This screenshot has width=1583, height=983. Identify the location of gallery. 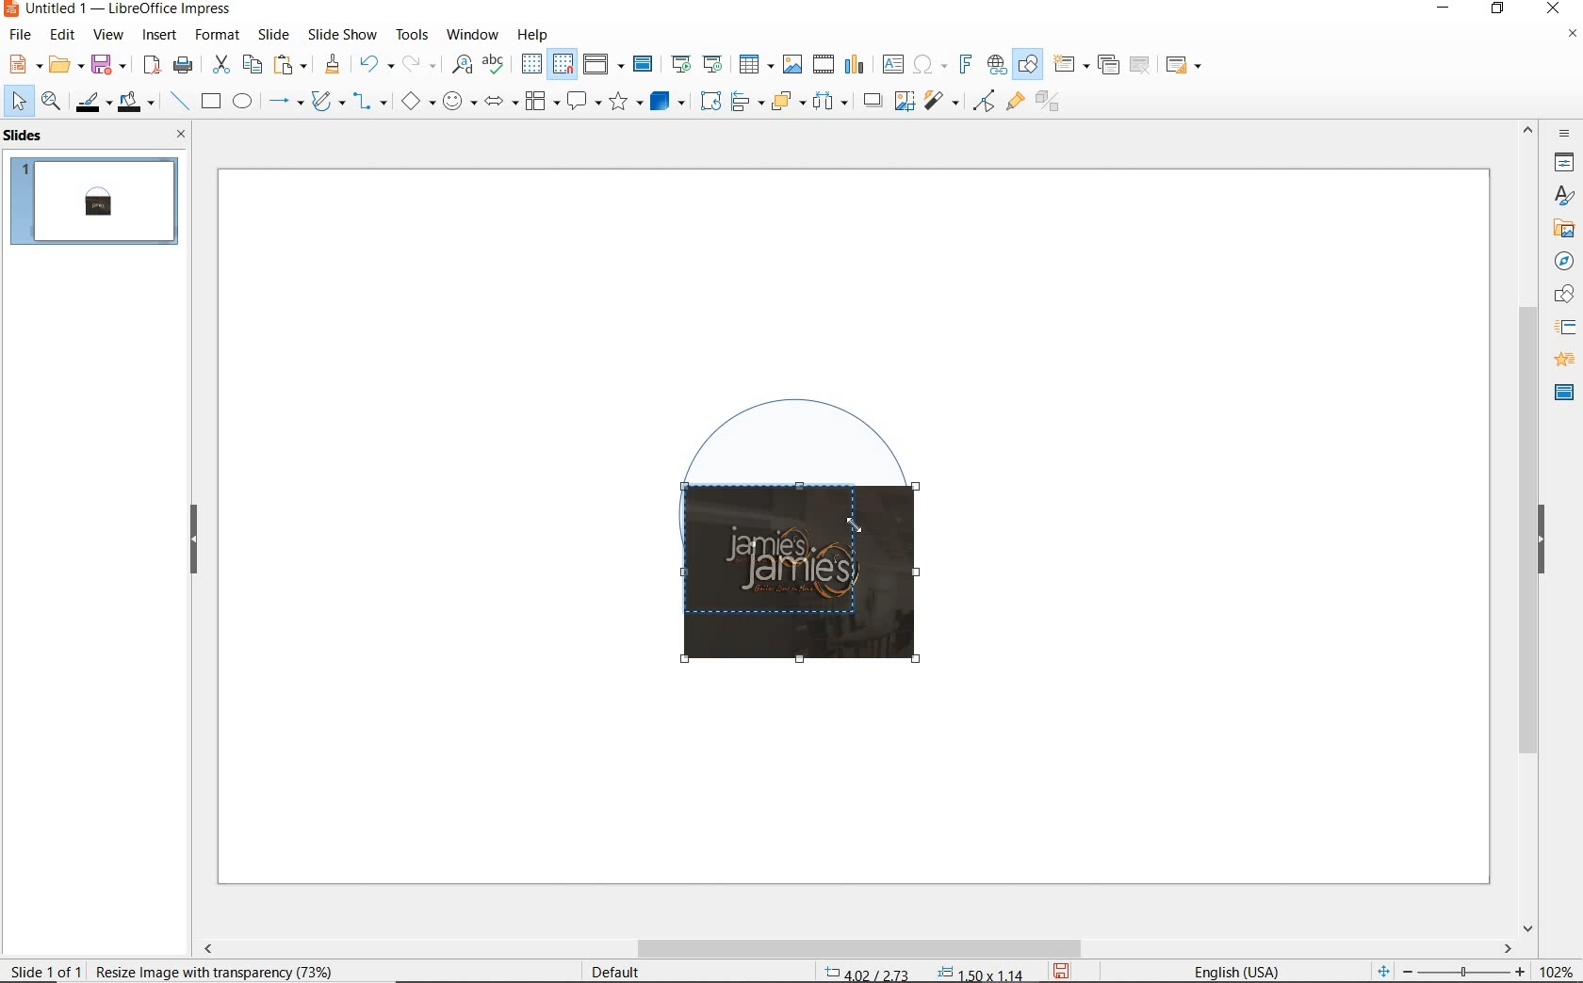
(1560, 228).